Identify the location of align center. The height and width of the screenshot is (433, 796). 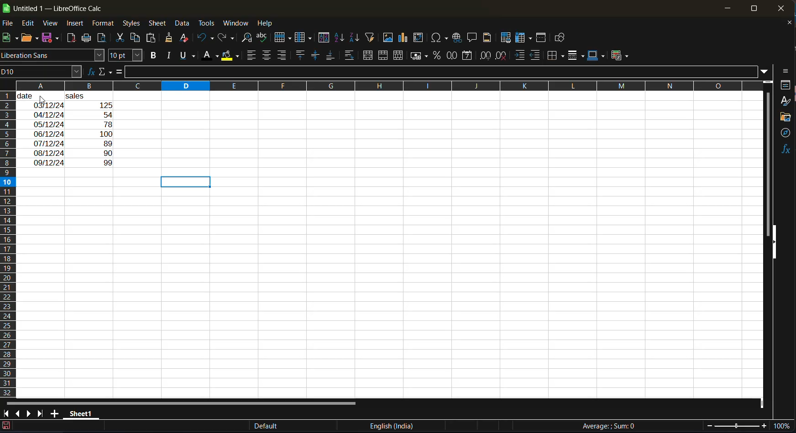
(267, 55).